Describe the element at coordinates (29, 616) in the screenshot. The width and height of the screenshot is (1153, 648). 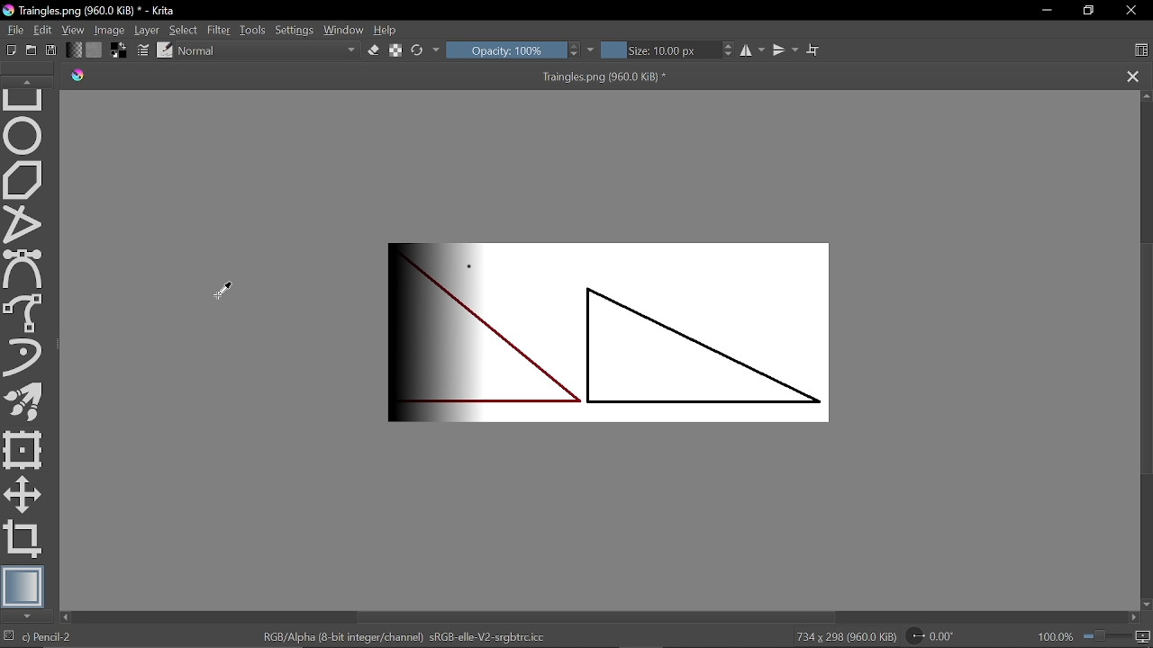
I see `Move down in tools` at that location.